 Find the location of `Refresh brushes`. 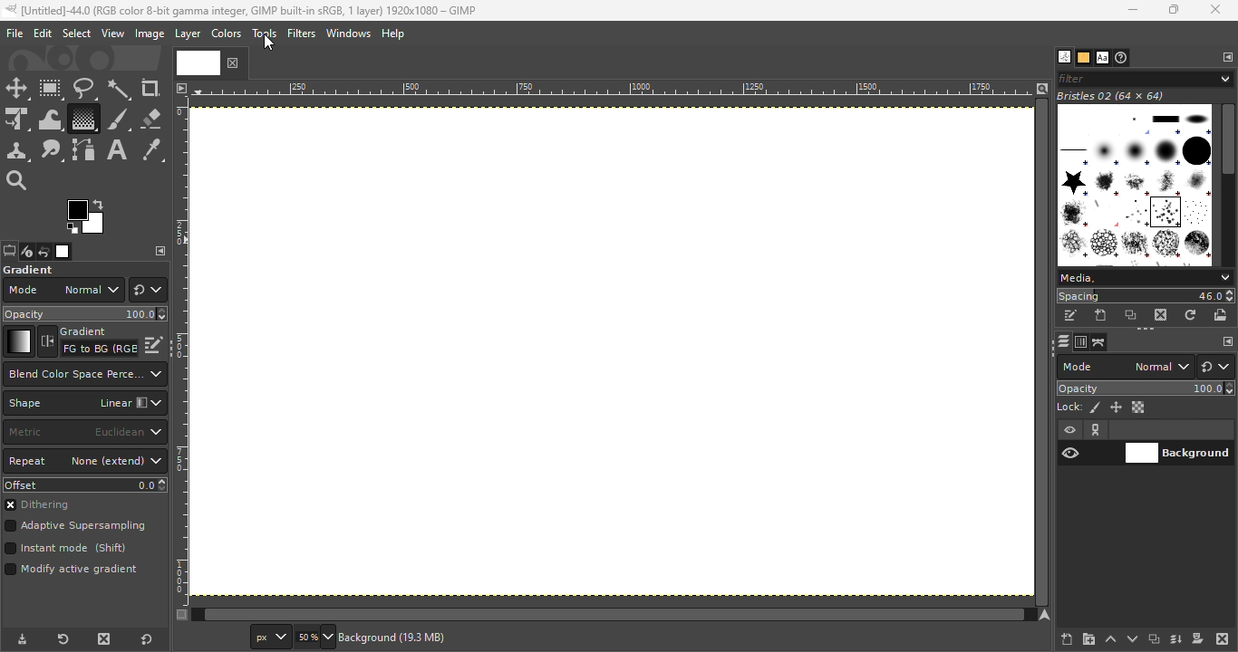

Refresh brushes is located at coordinates (1191, 315).